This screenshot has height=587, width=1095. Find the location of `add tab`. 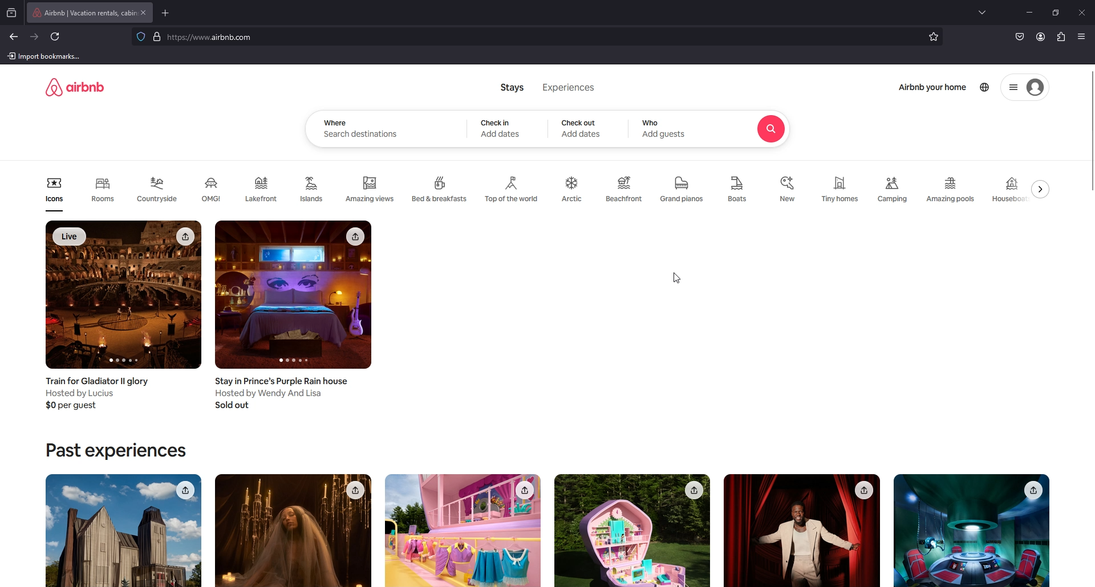

add tab is located at coordinates (167, 13).